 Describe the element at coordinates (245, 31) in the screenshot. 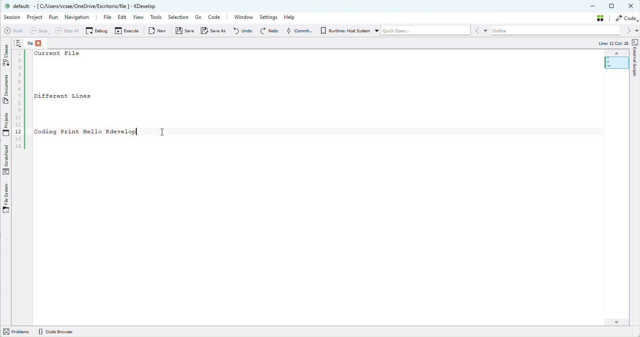

I see `Undo` at that location.